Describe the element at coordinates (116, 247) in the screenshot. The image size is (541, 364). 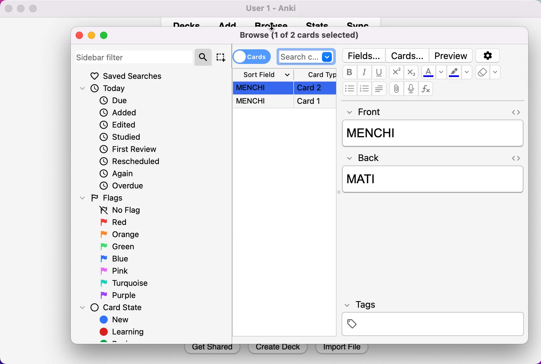
I see `green` at that location.